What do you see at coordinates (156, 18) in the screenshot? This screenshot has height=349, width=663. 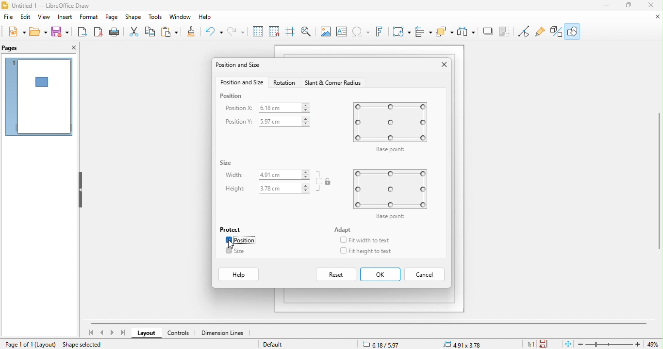 I see `tools` at bounding box center [156, 18].